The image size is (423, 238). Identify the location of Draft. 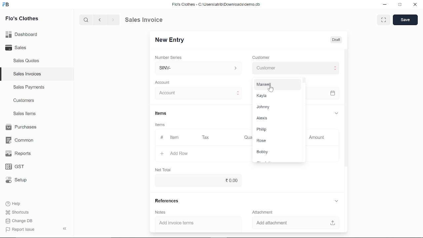
(332, 39).